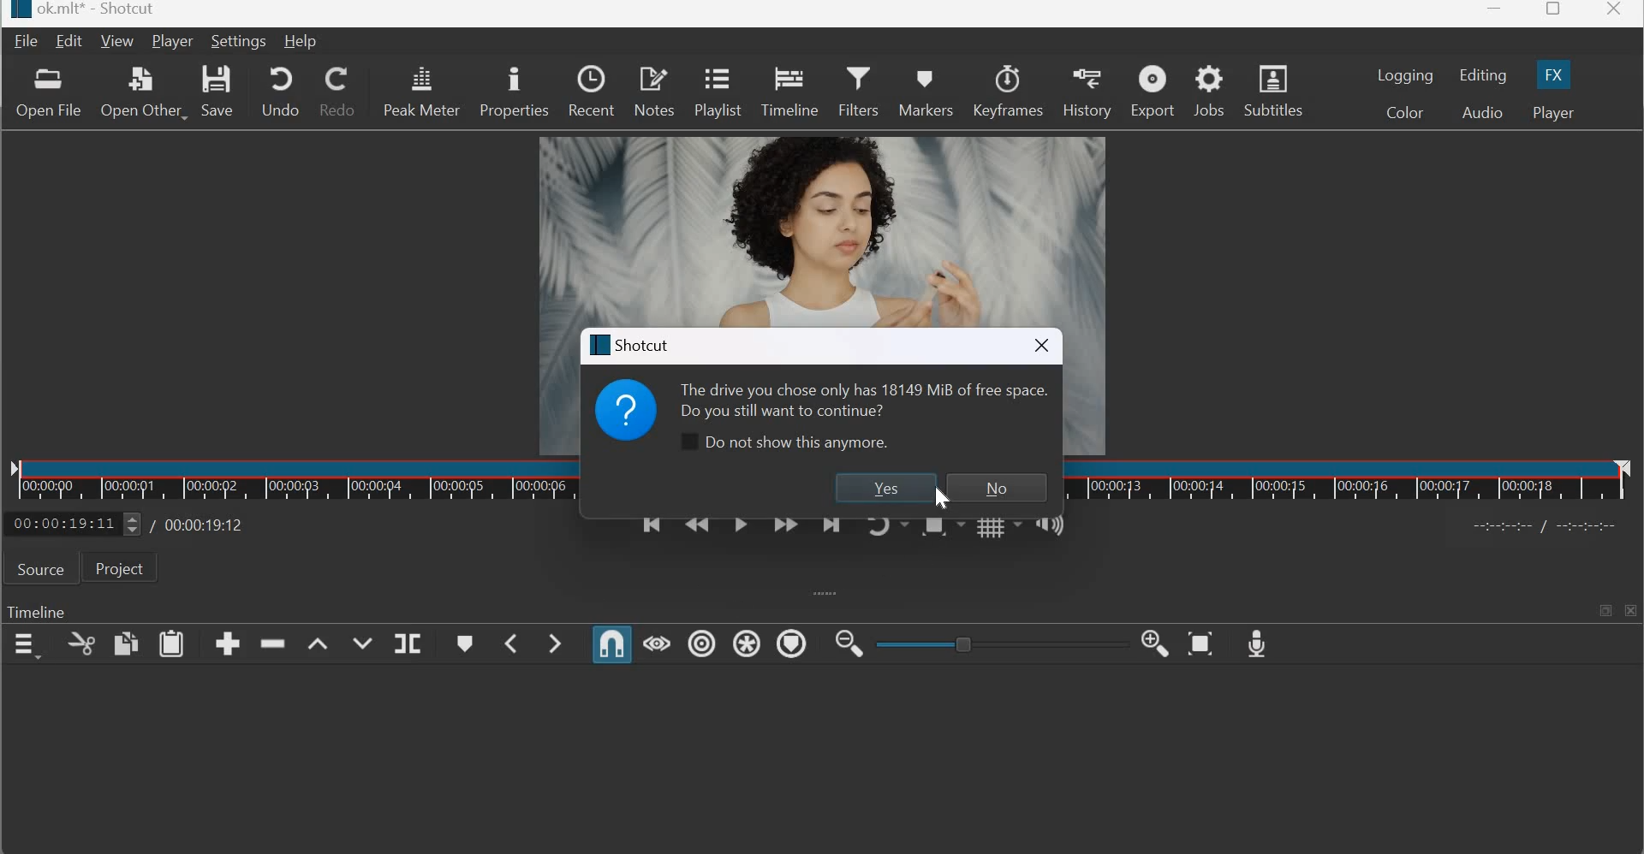 This screenshot has width=1644, height=854. I want to click on Create/edit marker, so click(464, 643).